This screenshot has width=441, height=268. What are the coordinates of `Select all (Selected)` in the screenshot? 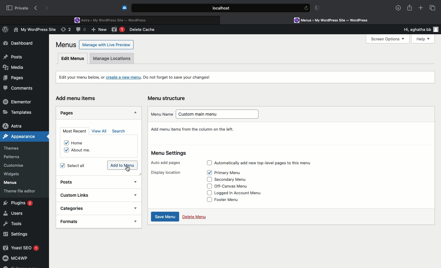 It's located at (77, 165).